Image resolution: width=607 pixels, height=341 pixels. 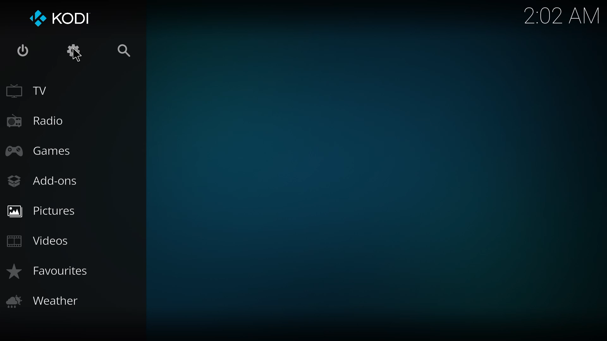 I want to click on videos, so click(x=39, y=240).